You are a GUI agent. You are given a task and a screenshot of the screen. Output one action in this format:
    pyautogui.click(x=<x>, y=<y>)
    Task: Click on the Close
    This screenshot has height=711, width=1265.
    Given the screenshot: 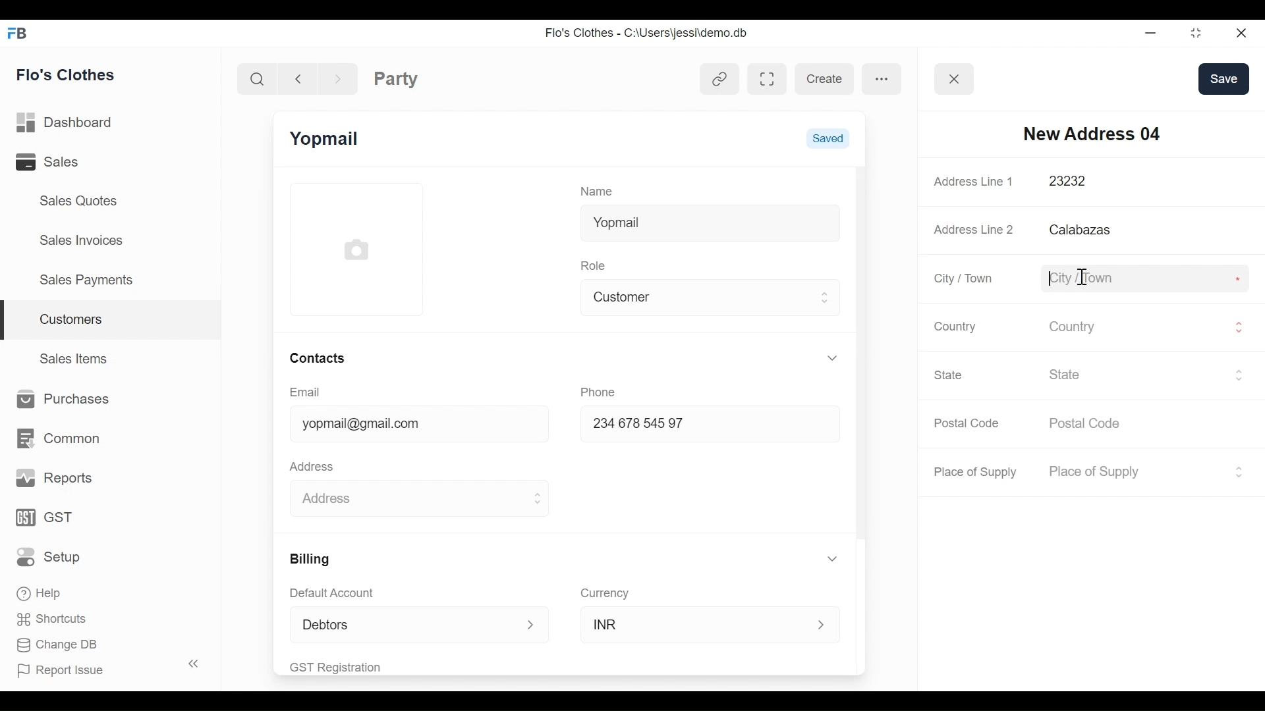 What is the action you would take?
    pyautogui.click(x=1239, y=32)
    